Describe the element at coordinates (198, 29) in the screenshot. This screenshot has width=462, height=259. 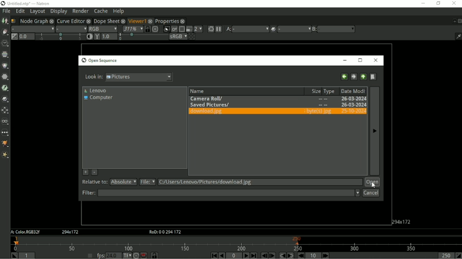
I see `Scales down rendered image` at that location.